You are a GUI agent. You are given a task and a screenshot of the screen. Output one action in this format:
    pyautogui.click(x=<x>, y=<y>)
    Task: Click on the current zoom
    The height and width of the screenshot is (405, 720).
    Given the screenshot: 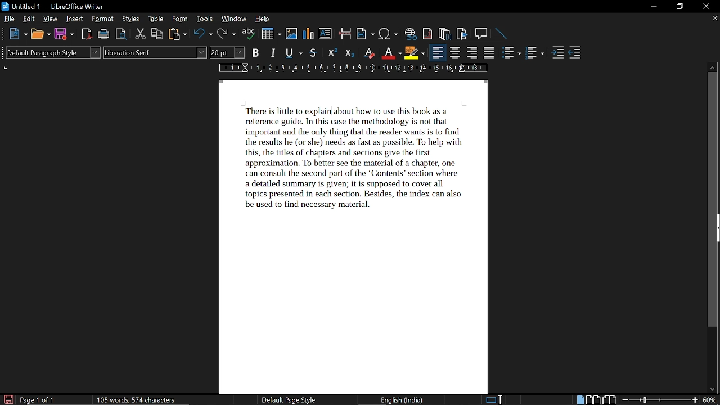 What is the action you would take?
    pyautogui.click(x=710, y=400)
    